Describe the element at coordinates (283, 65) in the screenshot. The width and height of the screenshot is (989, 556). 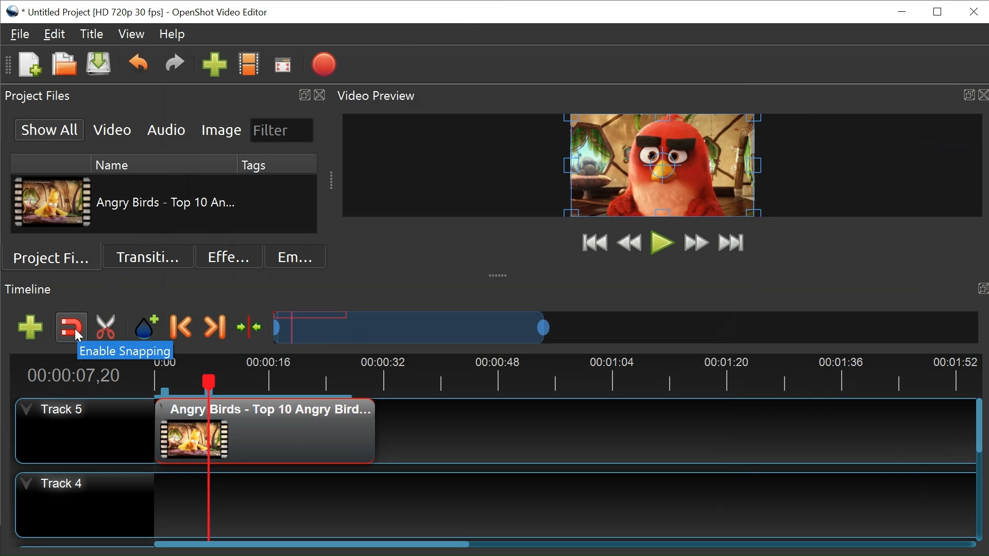
I see `Fullscreen` at that location.